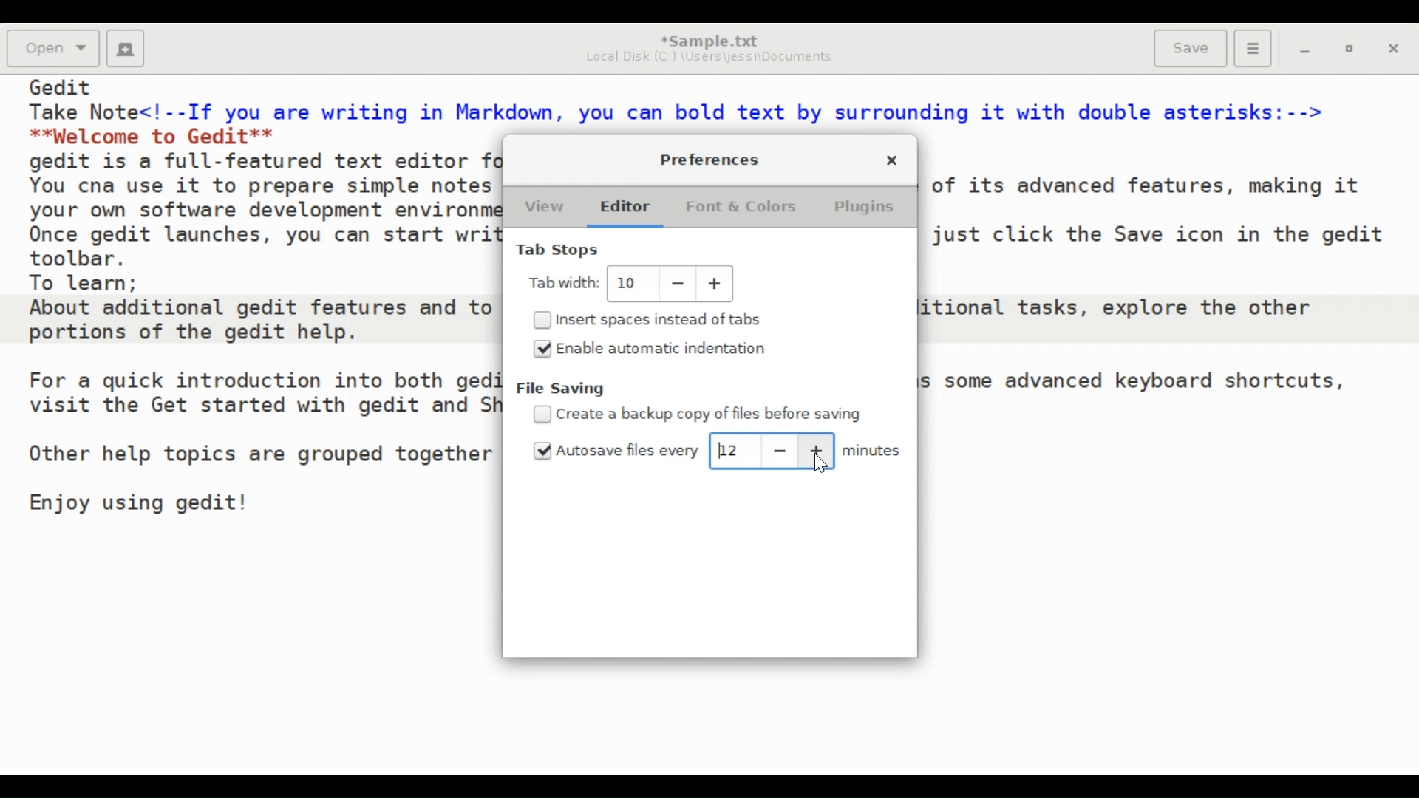  I want to click on Editor, so click(624, 208).